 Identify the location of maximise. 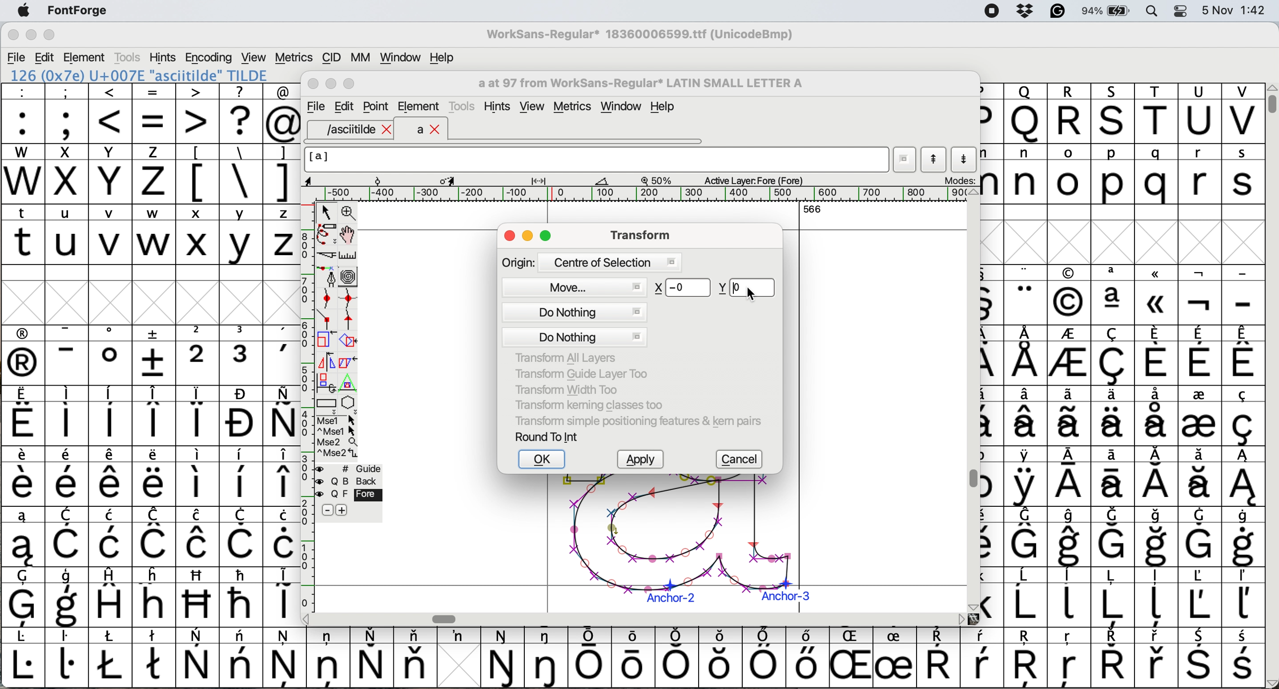
(547, 237).